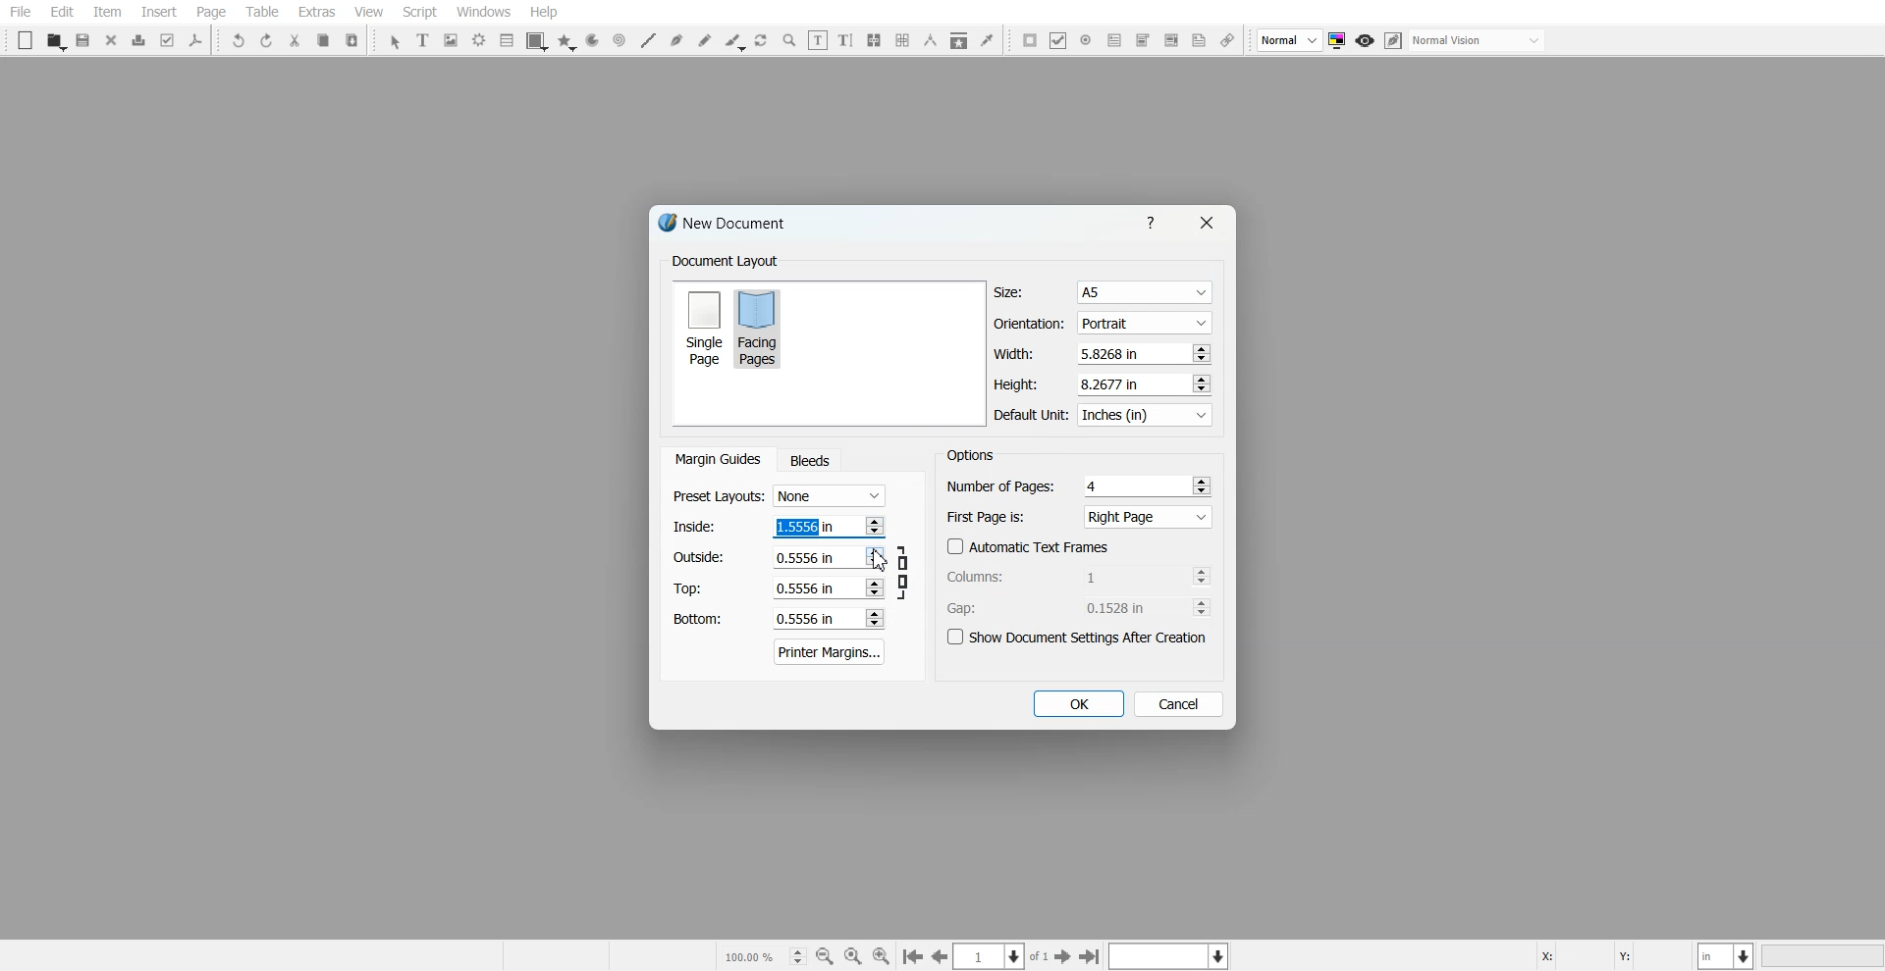 The image size is (1885, 971). What do you see at coordinates (1394, 40) in the screenshot?
I see `Edit in preview mode` at bounding box center [1394, 40].